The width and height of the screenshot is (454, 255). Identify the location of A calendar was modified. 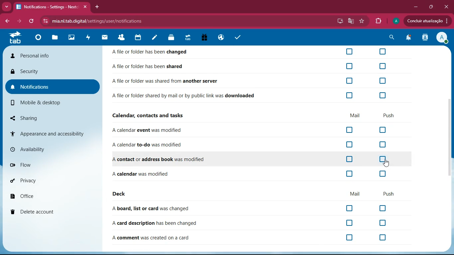
(145, 174).